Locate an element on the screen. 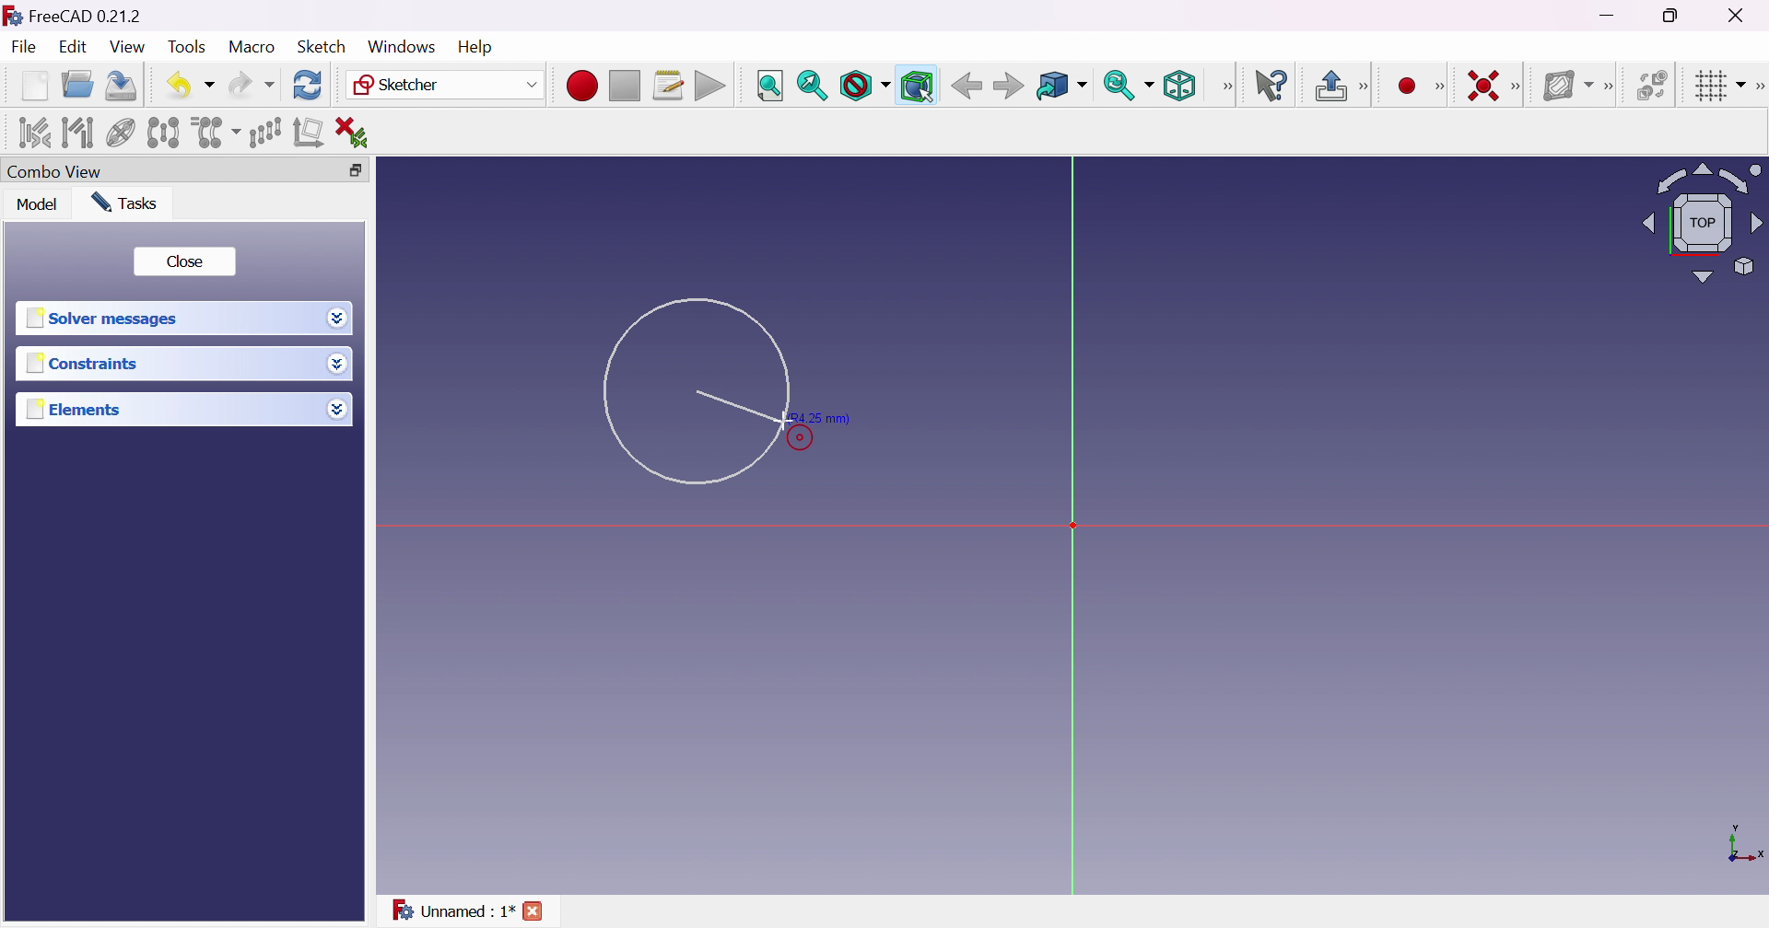  FreeCAD 0.21.2 is located at coordinates (87, 15).